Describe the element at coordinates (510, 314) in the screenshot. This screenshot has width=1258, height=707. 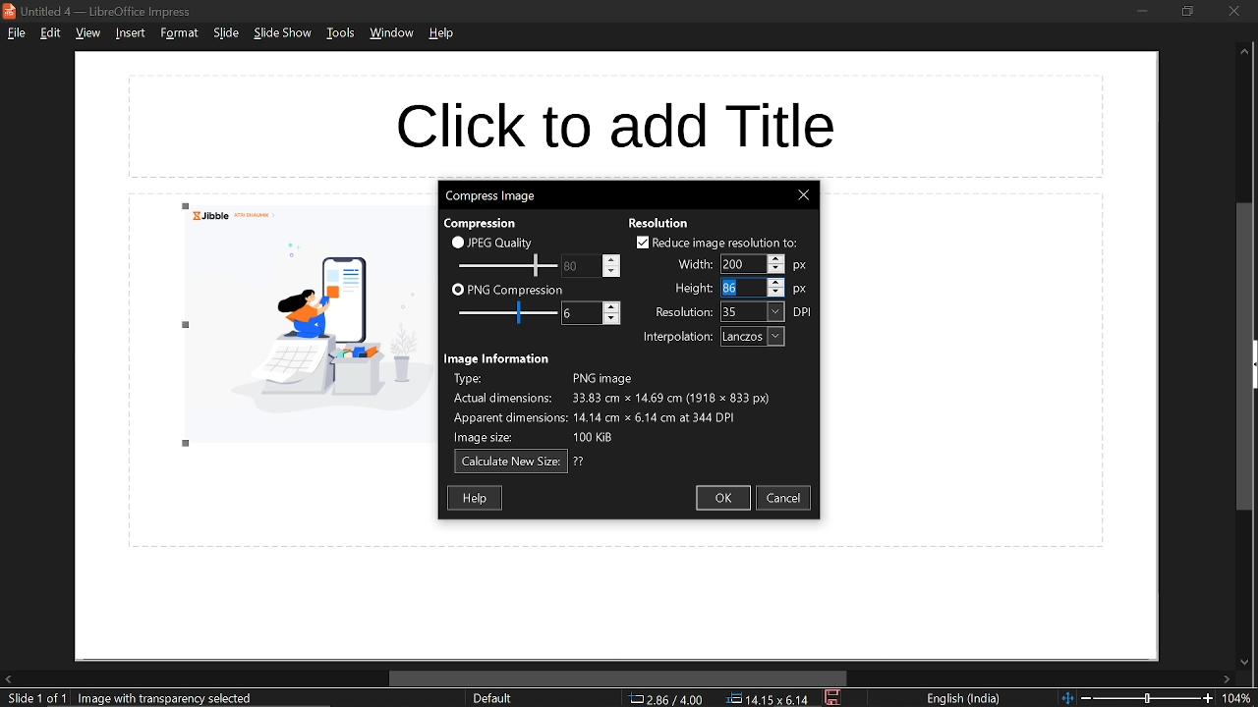
I see `JPEG quality scale` at that location.